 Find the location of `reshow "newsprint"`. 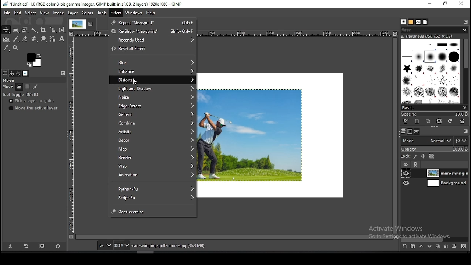

reshow "newsprint" is located at coordinates (154, 32).